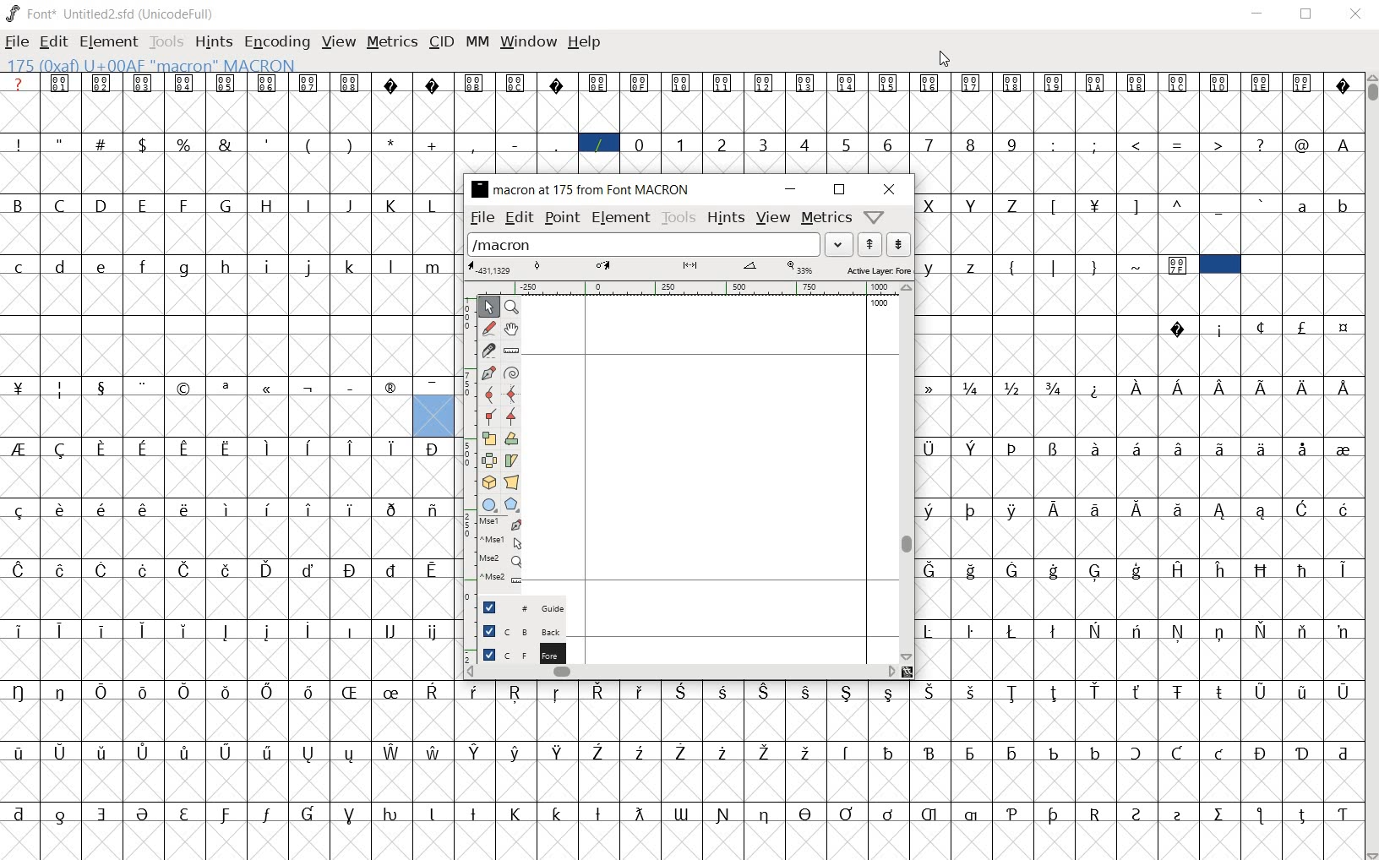  What do you see at coordinates (972, 449) in the screenshot?
I see `Symbol` at bounding box center [972, 449].